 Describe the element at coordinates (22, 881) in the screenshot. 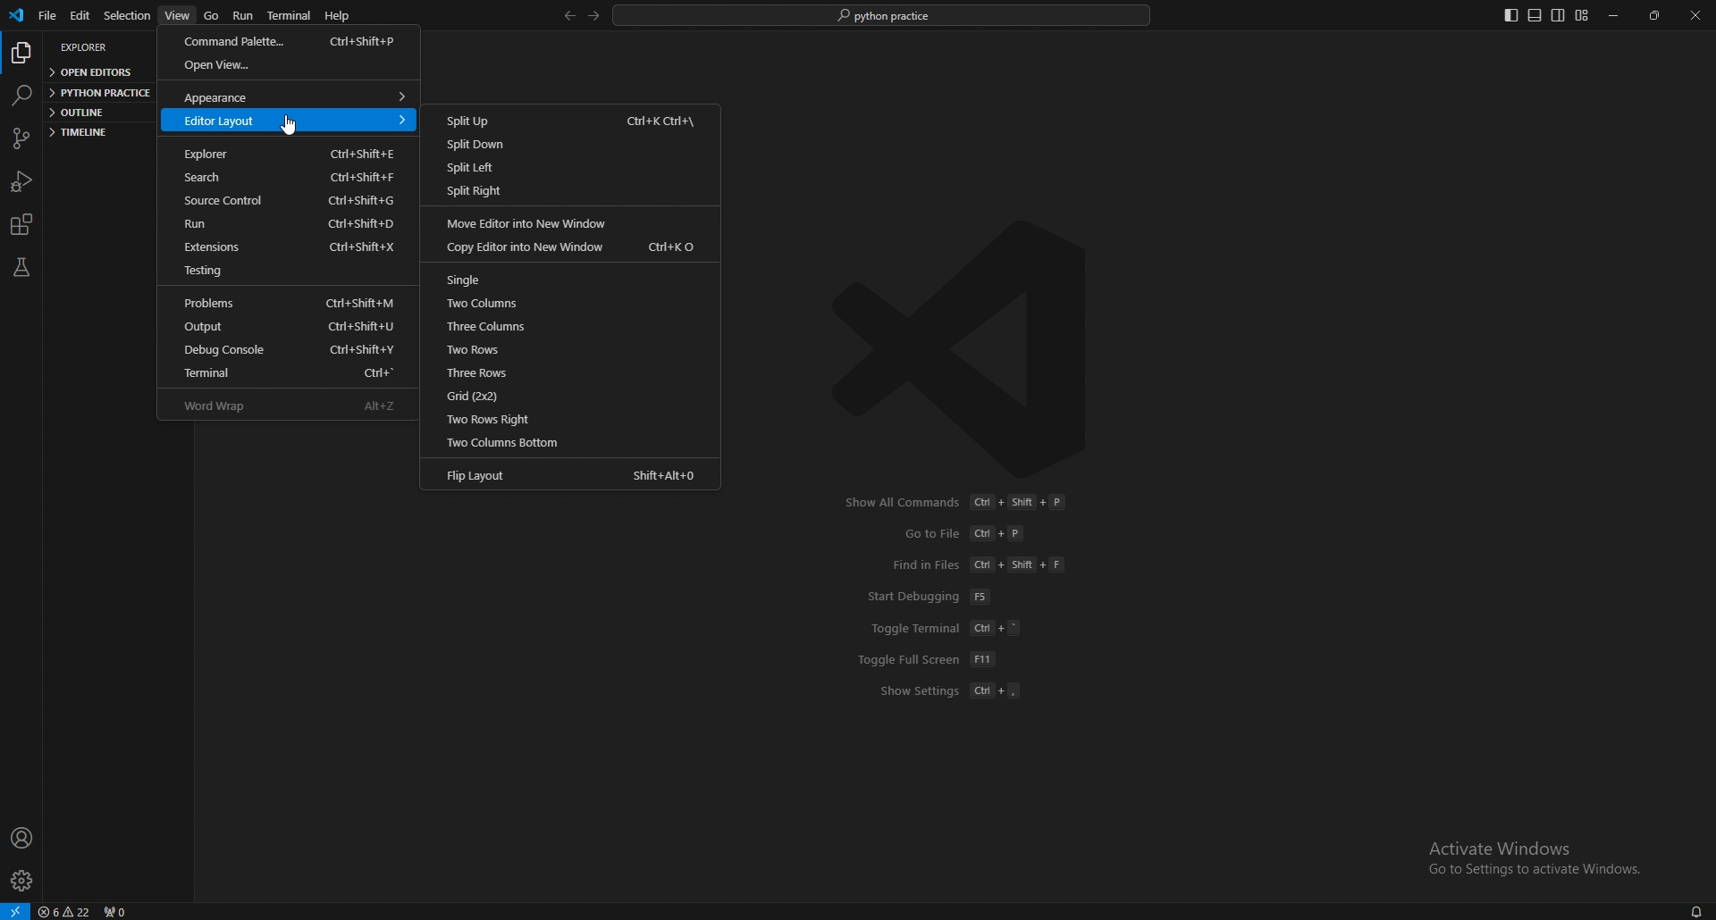

I see `settings` at that location.